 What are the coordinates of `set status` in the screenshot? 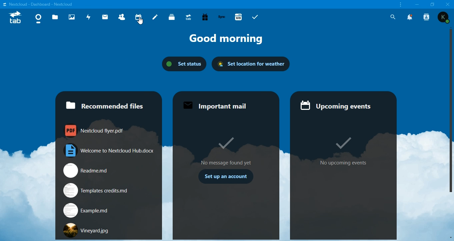 It's located at (184, 64).